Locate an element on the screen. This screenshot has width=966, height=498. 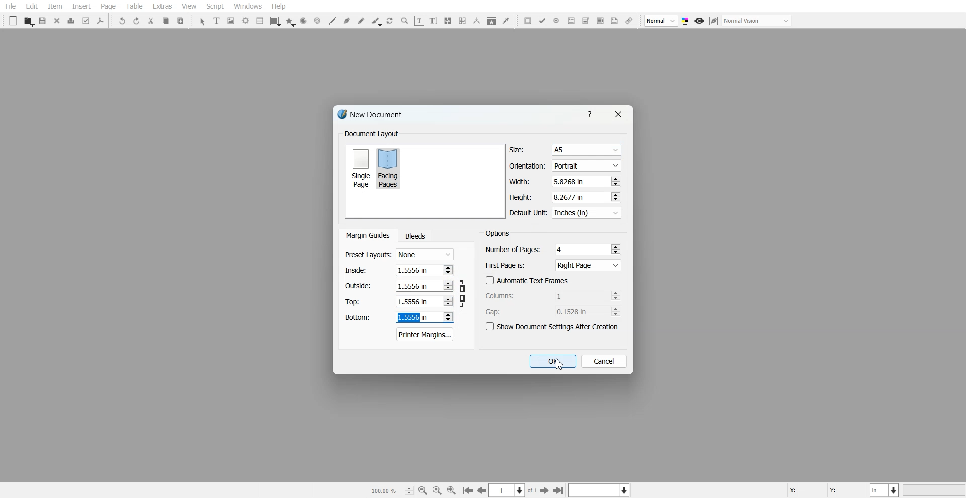
Text is located at coordinates (371, 134).